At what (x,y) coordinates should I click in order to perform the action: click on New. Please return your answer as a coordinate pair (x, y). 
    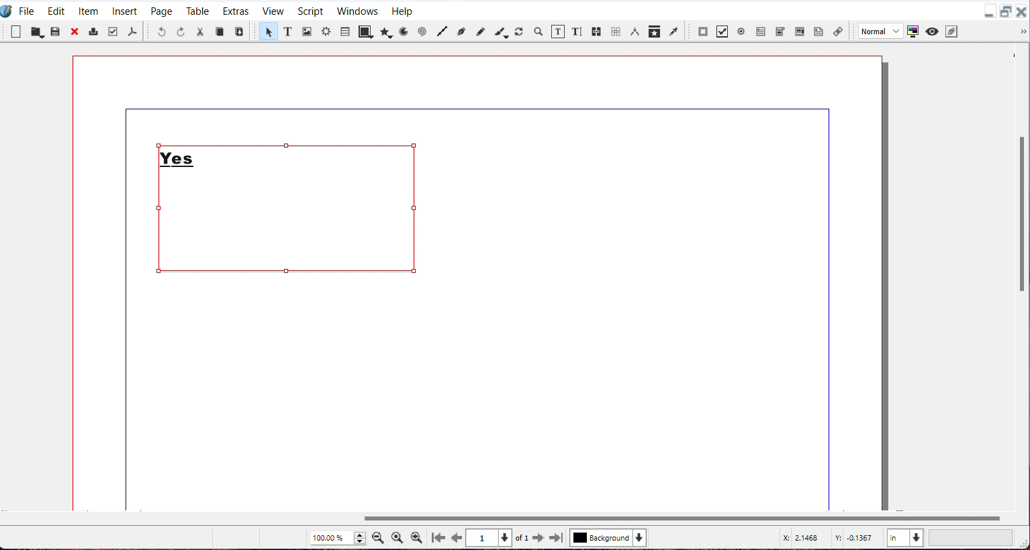
    Looking at the image, I should click on (16, 32).